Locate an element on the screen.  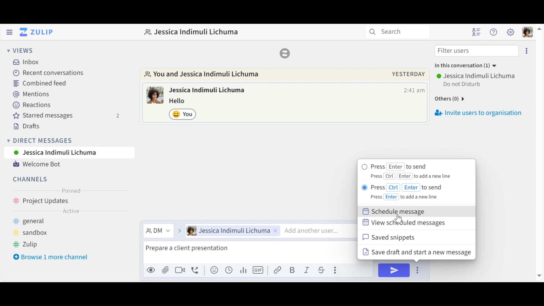
Add another user is located at coordinates (318, 231).